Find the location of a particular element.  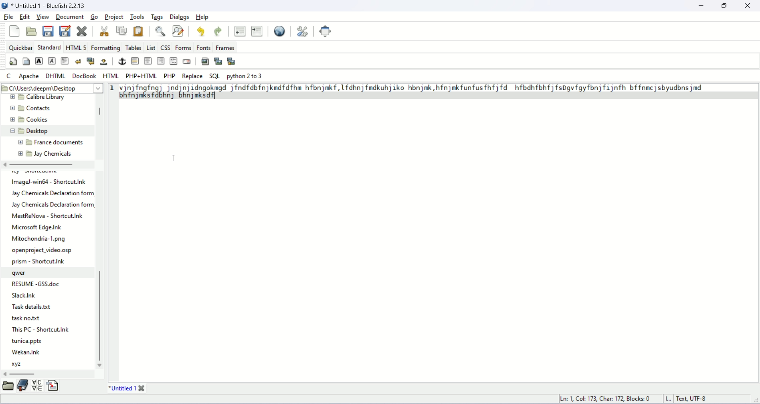

title is located at coordinates (120, 388).